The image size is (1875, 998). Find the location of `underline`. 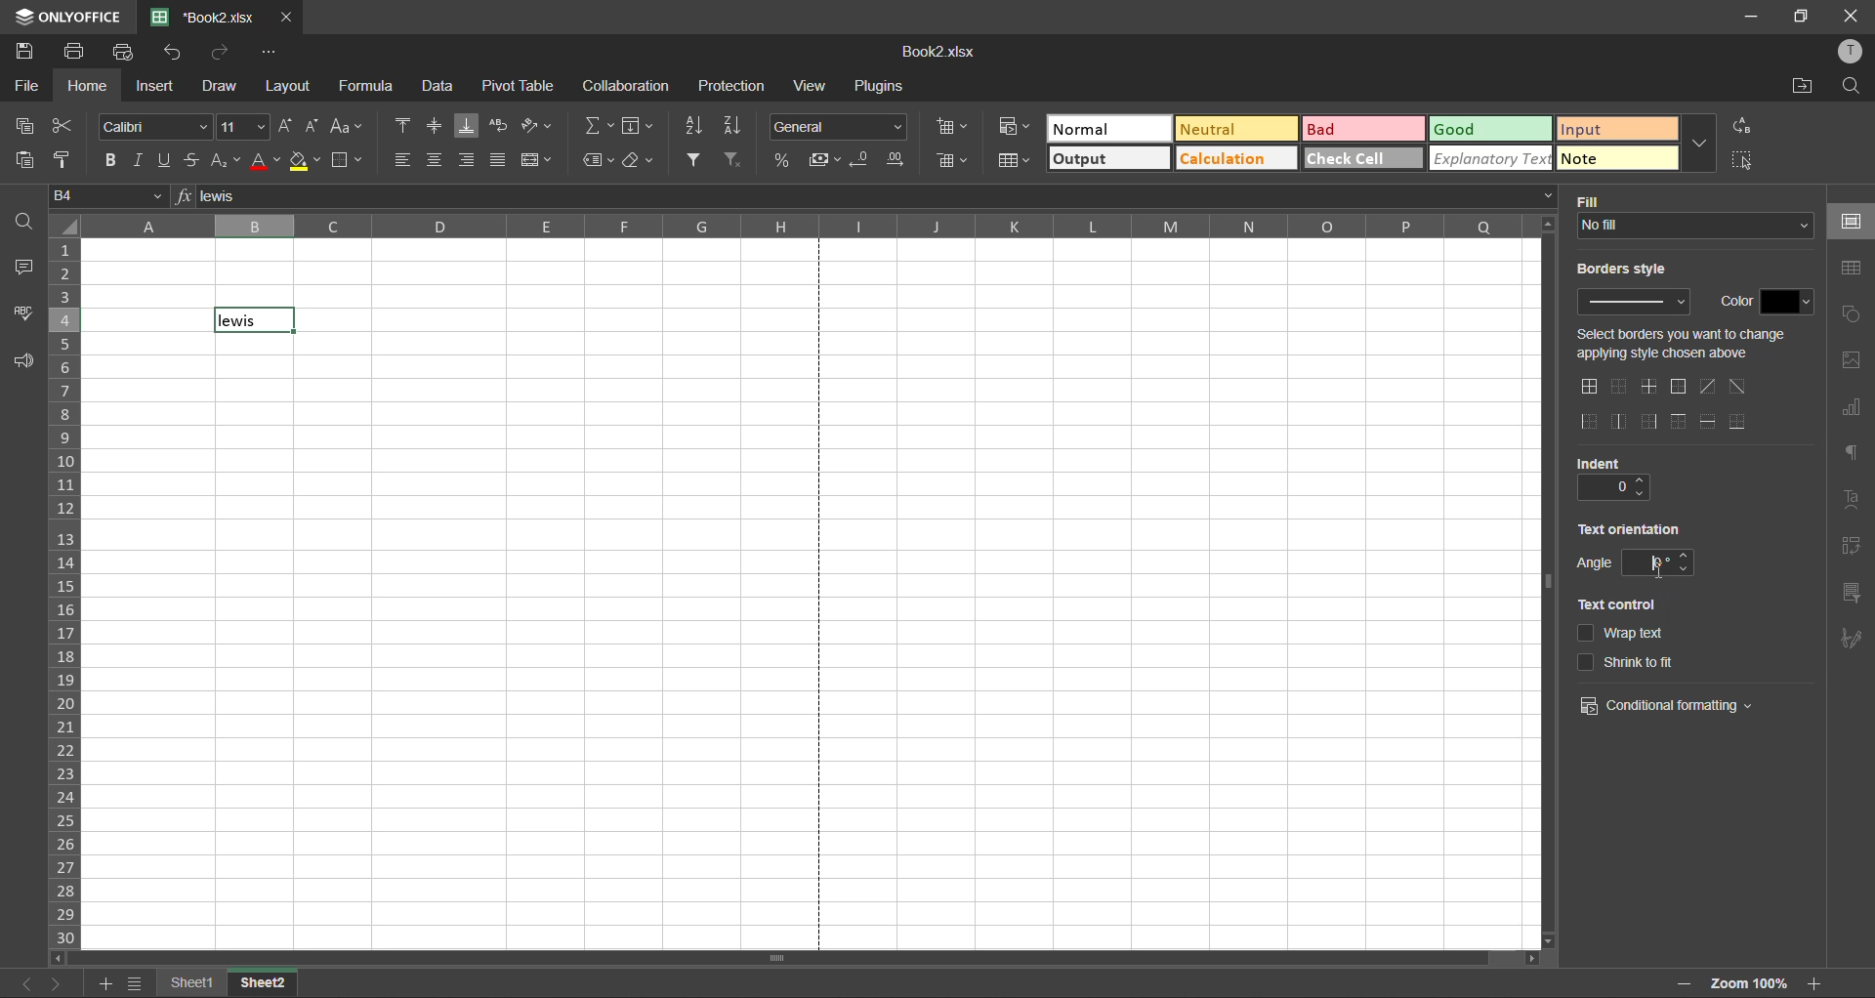

underline is located at coordinates (165, 161).